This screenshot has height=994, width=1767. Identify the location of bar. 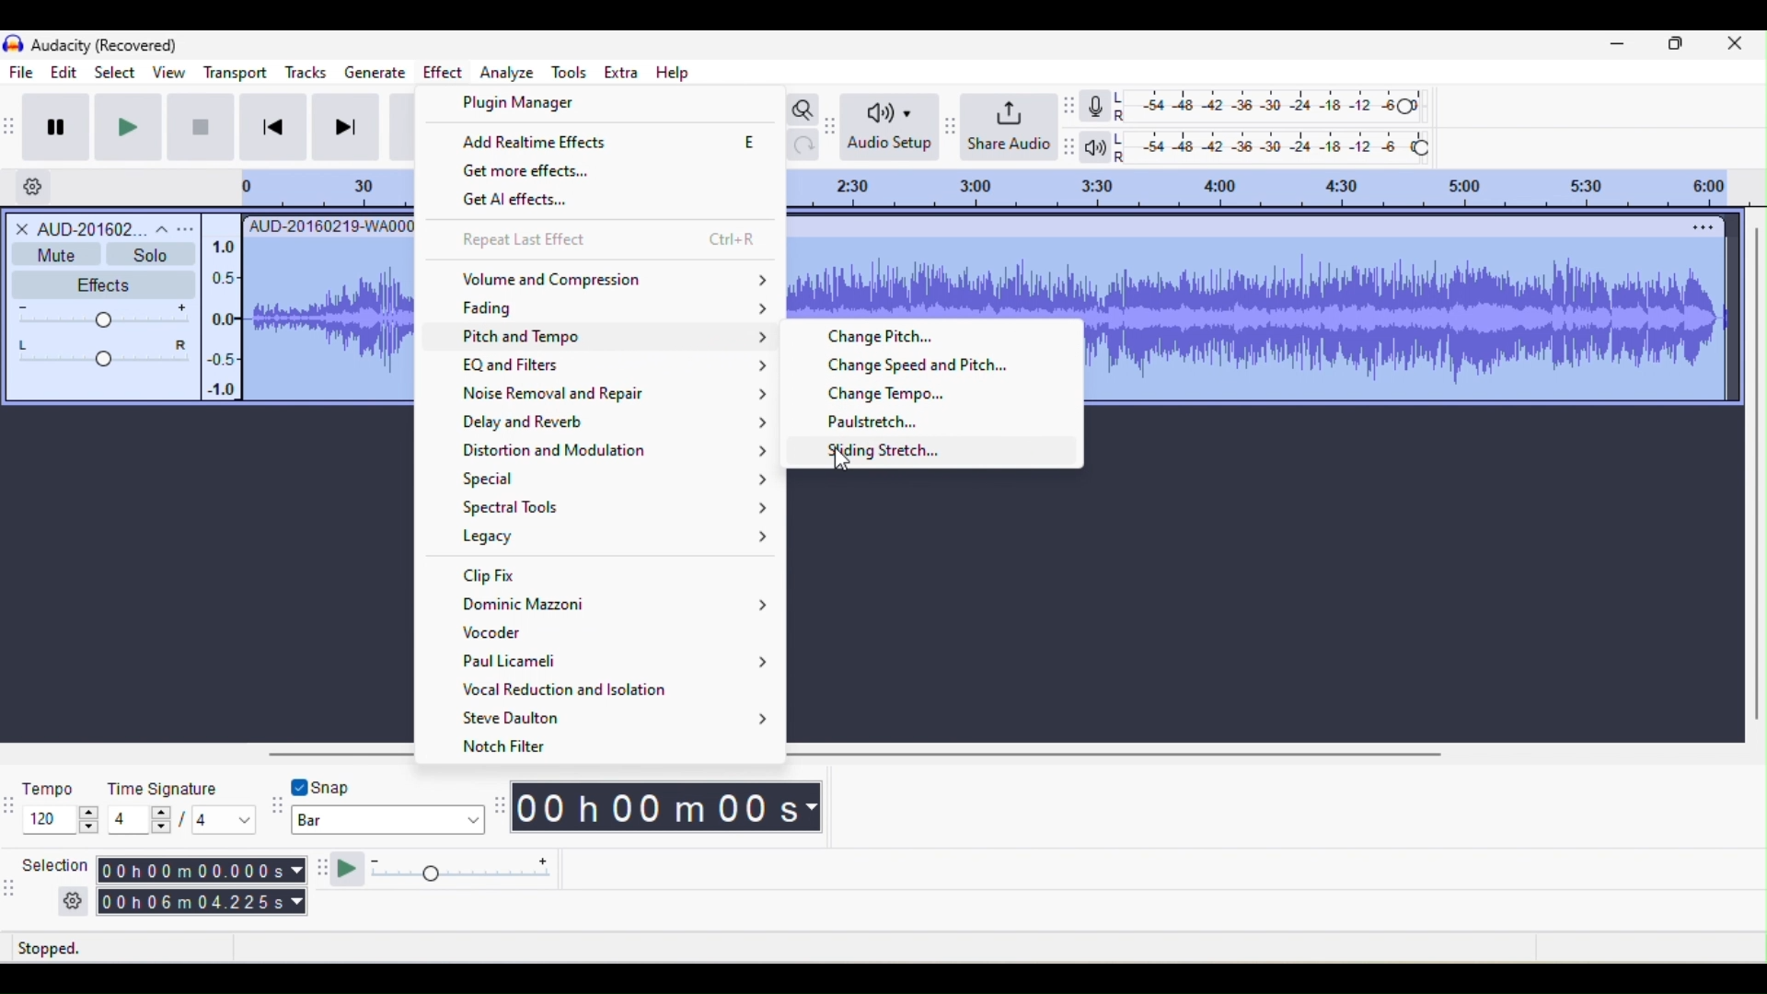
(387, 821).